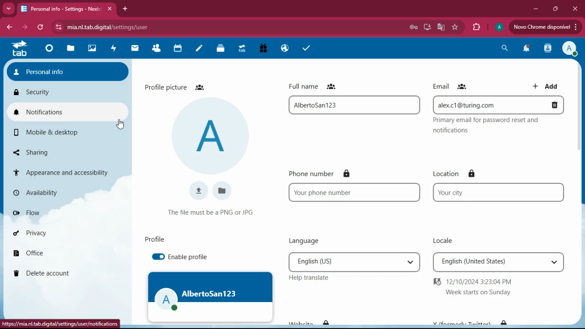  I want to click on activity, so click(112, 49).